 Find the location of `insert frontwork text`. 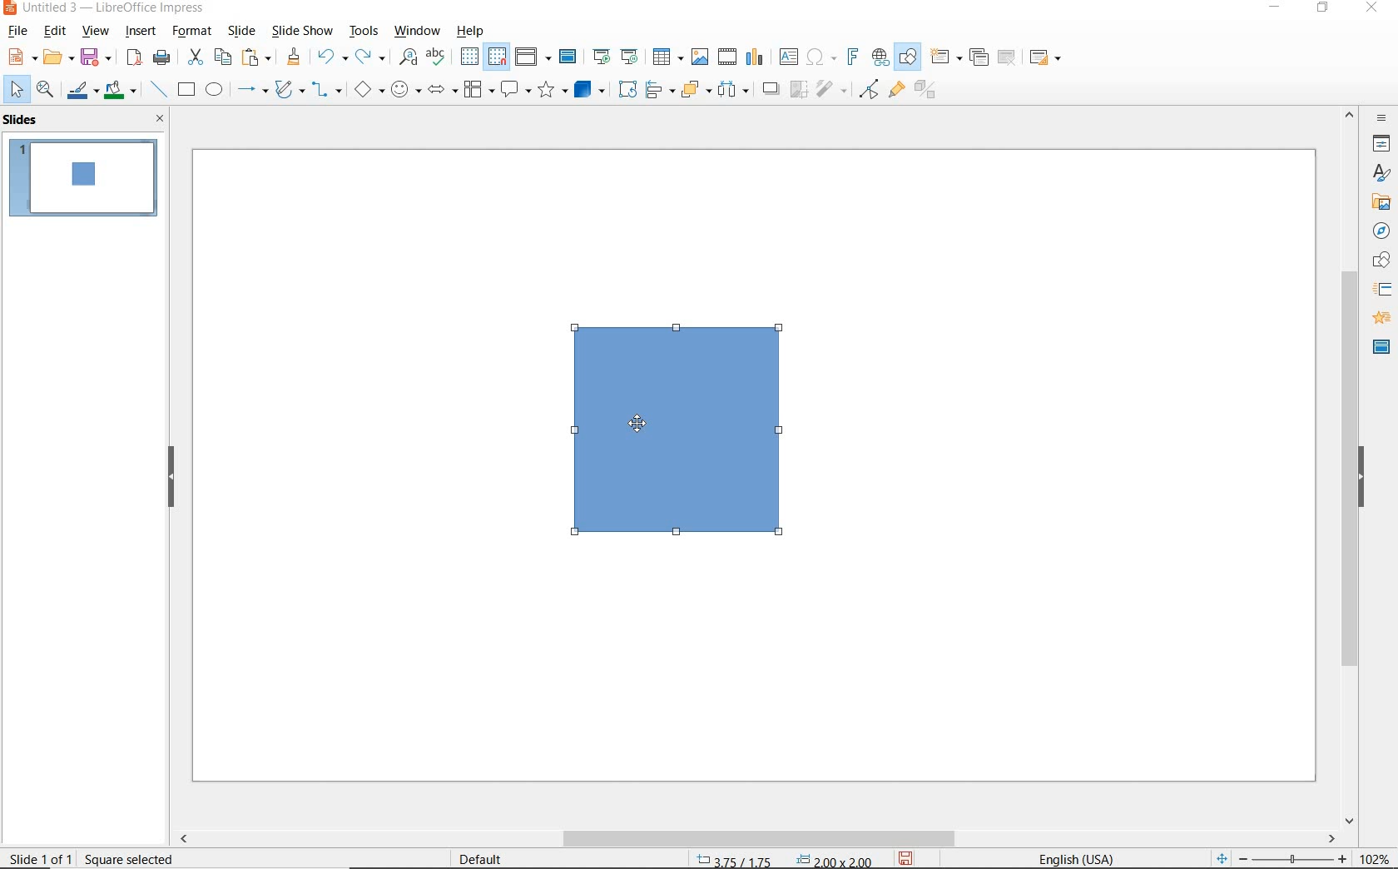

insert frontwork text is located at coordinates (852, 57).